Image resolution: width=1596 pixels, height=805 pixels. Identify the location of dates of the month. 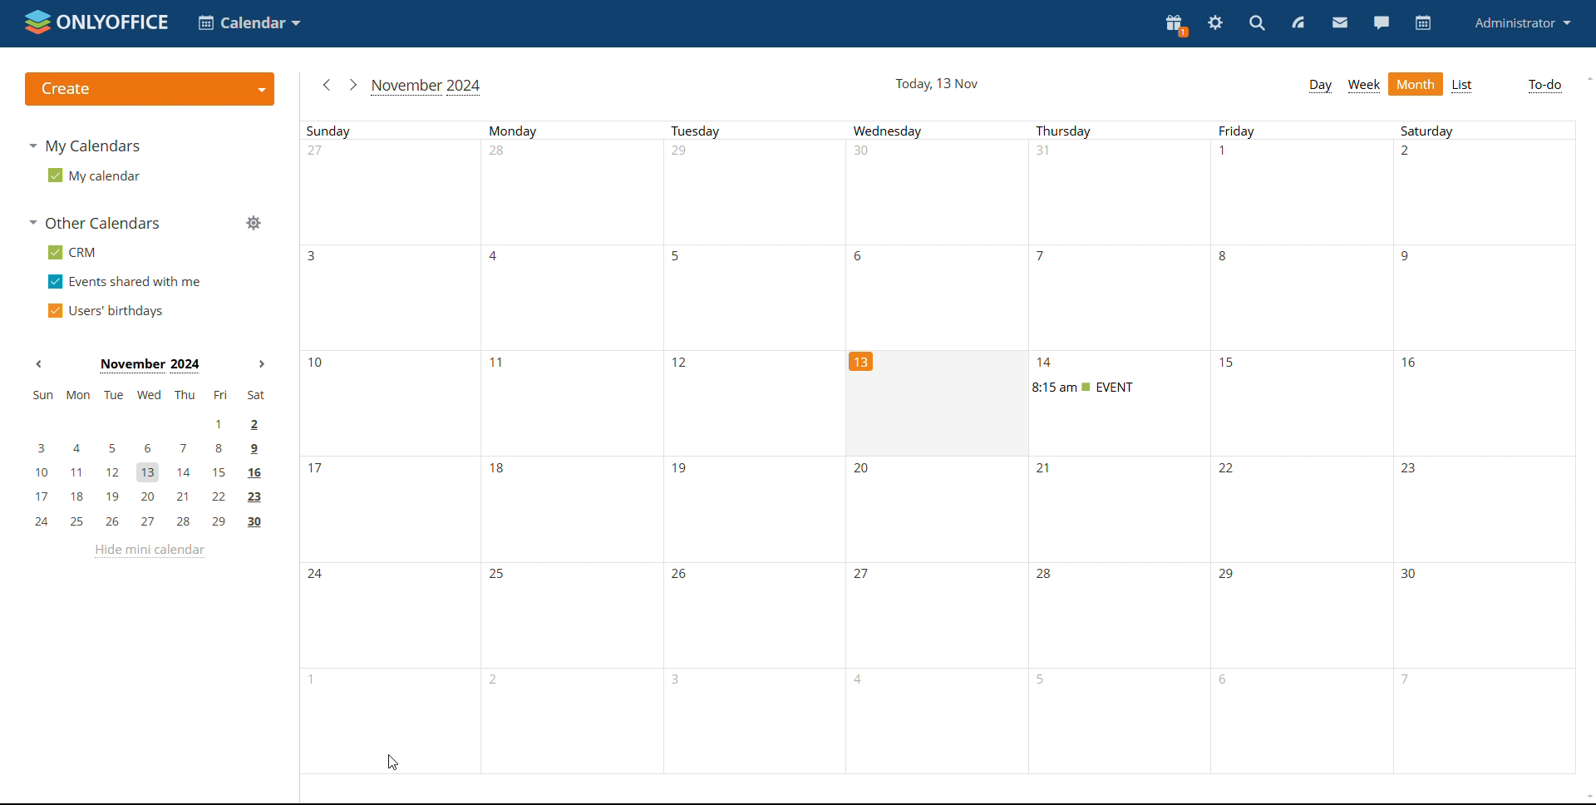
(578, 403).